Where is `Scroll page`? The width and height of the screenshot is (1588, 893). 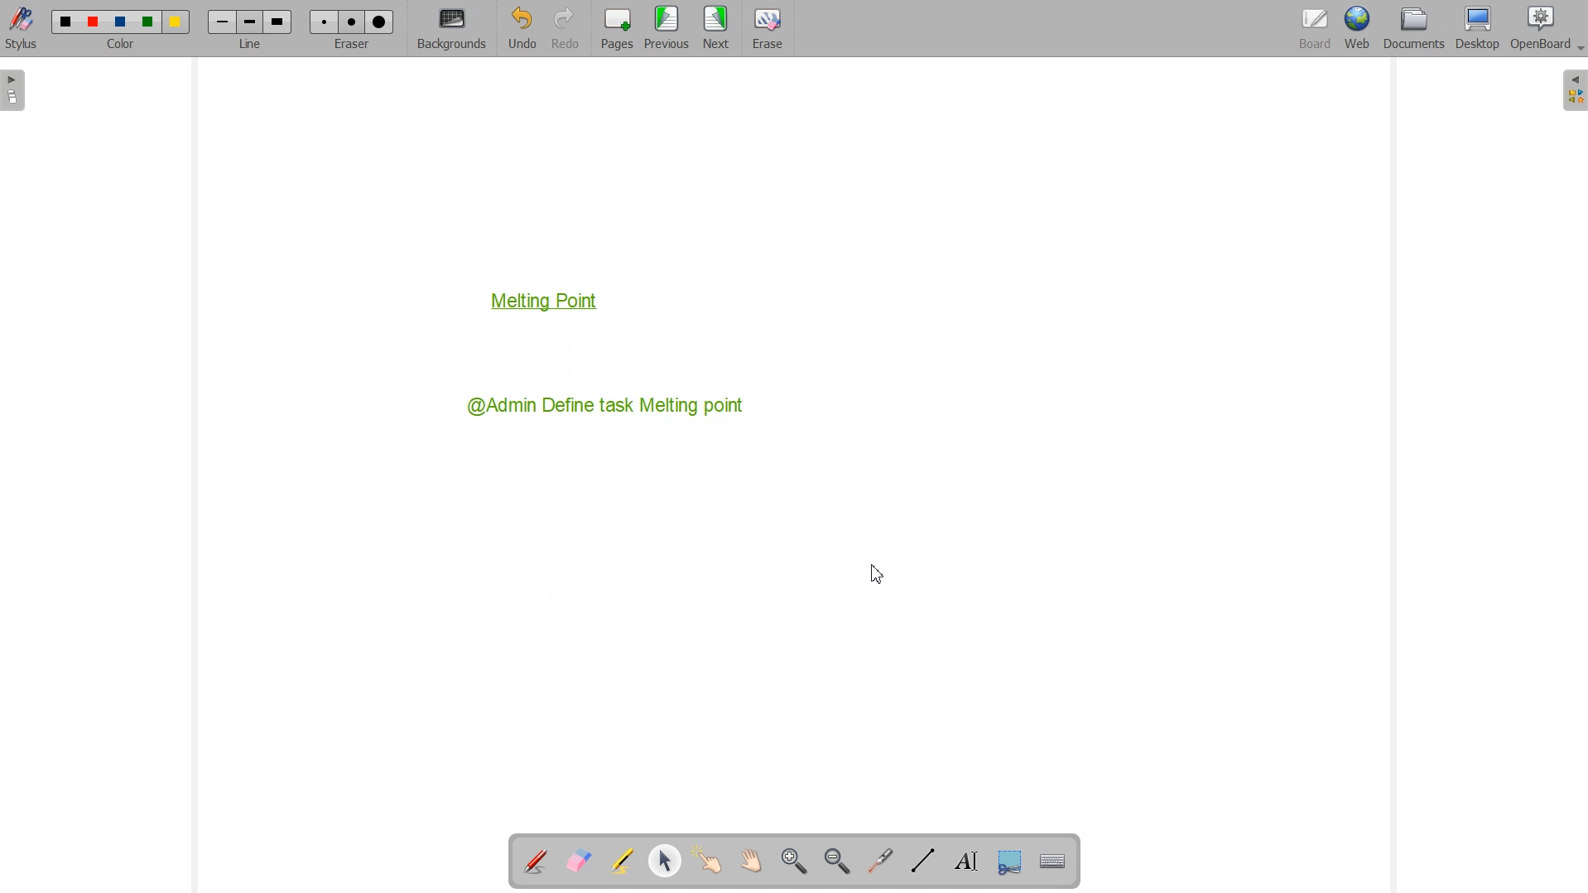
Scroll page is located at coordinates (748, 862).